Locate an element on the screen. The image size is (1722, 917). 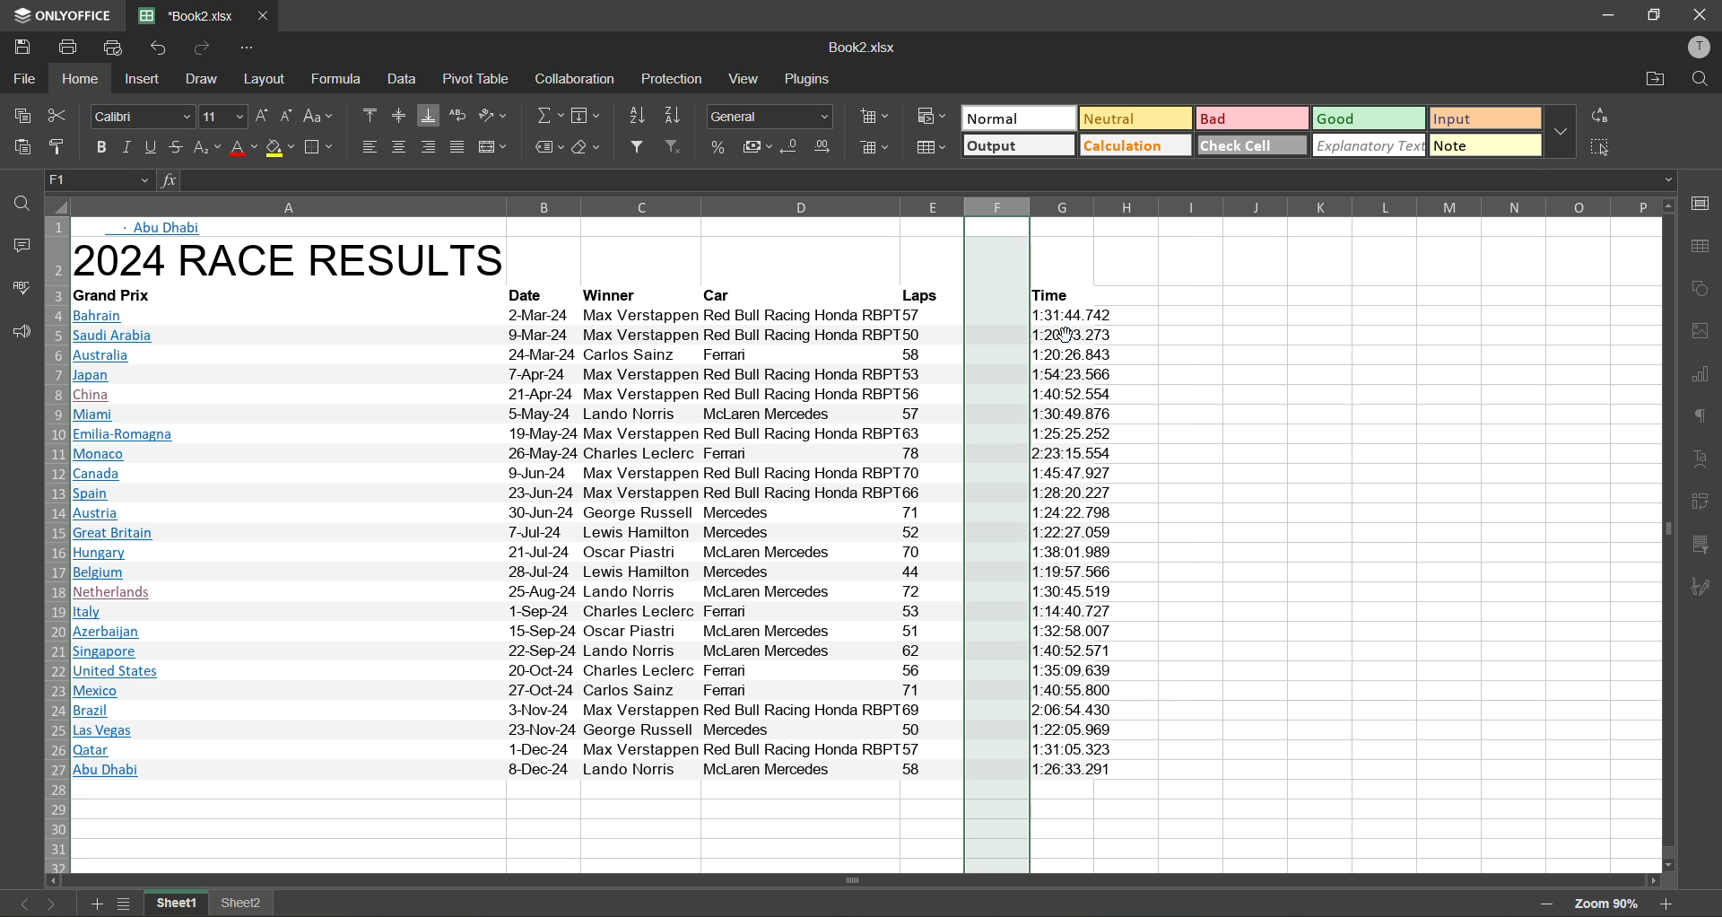
insert is located at coordinates (139, 80).